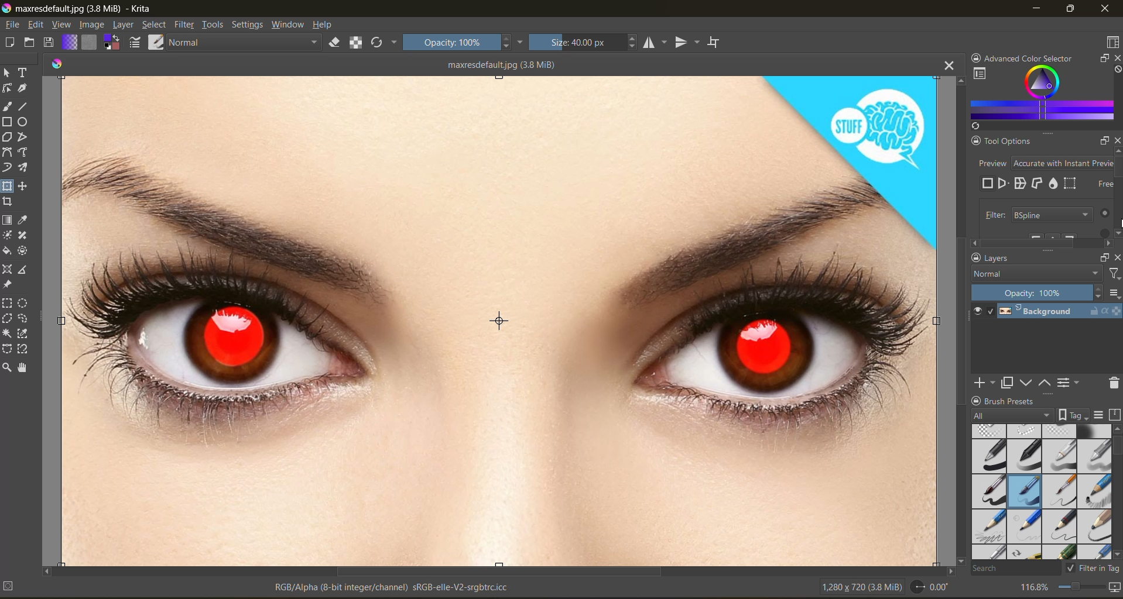 The height and width of the screenshot is (599, 1123). What do you see at coordinates (1114, 293) in the screenshot?
I see `options` at bounding box center [1114, 293].